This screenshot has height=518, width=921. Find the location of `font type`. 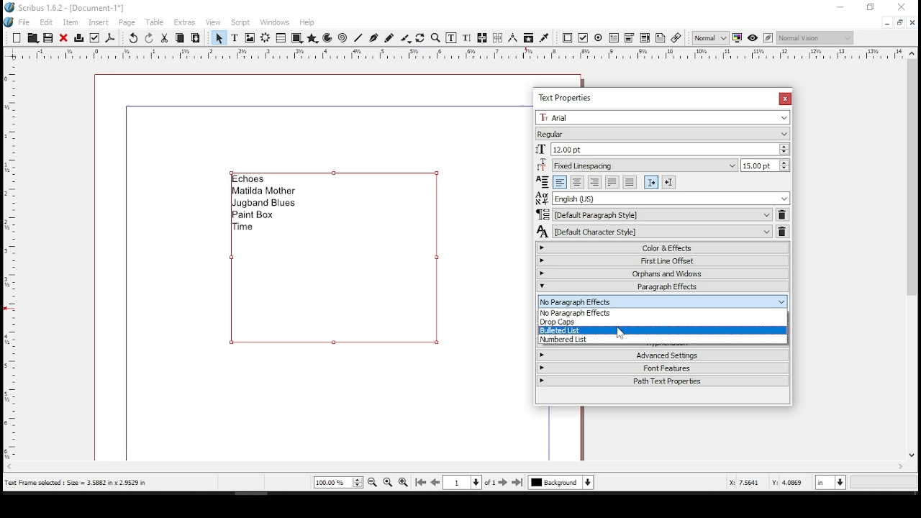

font type is located at coordinates (661, 134).